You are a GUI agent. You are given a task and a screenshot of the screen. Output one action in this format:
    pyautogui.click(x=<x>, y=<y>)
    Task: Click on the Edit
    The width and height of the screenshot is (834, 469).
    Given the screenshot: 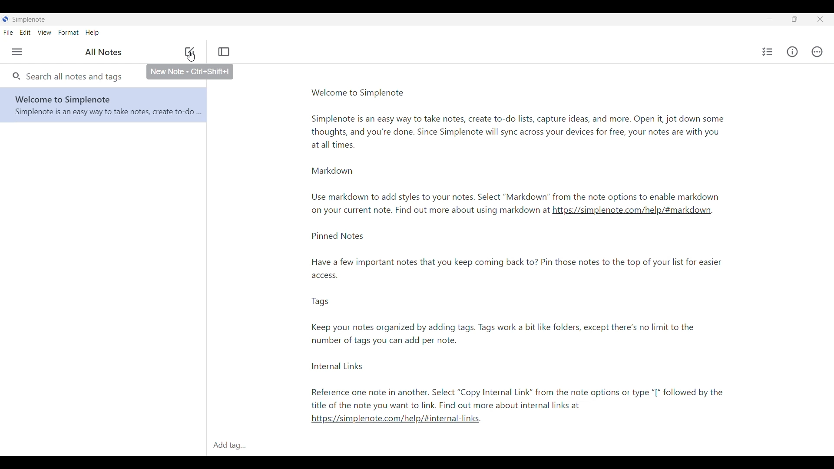 What is the action you would take?
    pyautogui.click(x=25, y=32)
    